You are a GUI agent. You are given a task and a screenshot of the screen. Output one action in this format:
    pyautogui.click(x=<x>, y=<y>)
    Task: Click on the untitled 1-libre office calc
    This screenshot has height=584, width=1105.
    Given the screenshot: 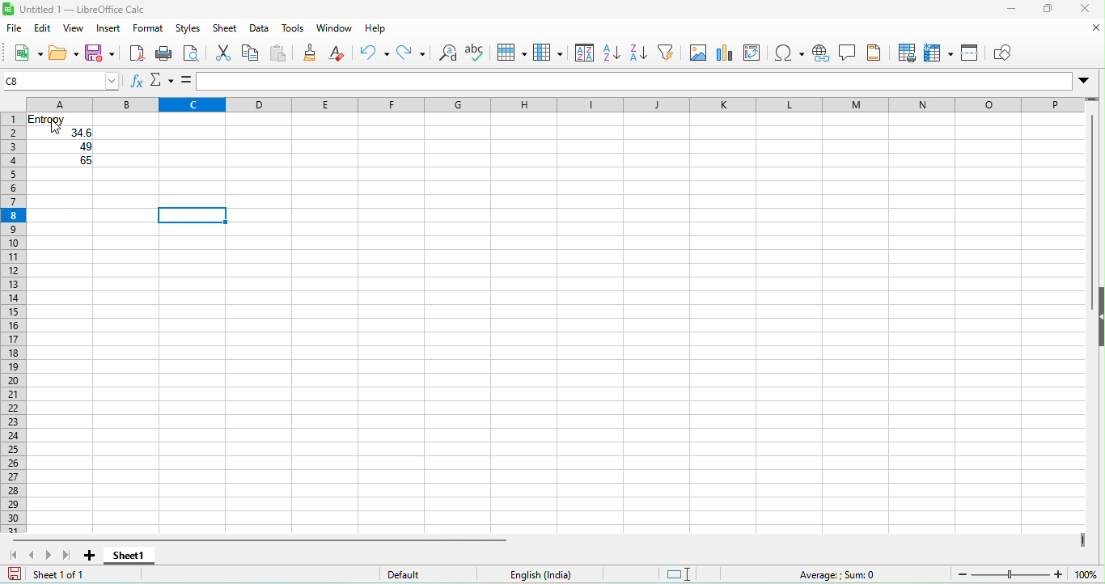 What is the action you would take?
    pyautogui.click(x=83, y=8)
    